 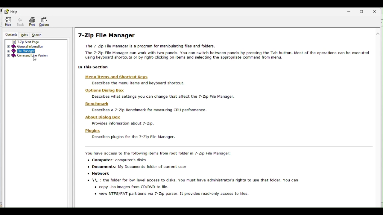 What do you see at coordinates (118, 77) in the screenshot?
I see `‘Menu Items and Shortcut Keys` at bounding box center [118, 77].